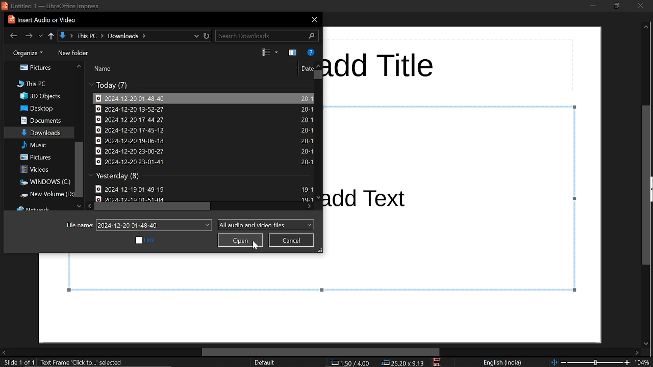 The height and width of the screenshot is (367, 653). What do you see at coordinates (18, 363) in the screenshot?
I see `current slide` at bounding box center [18, 363].